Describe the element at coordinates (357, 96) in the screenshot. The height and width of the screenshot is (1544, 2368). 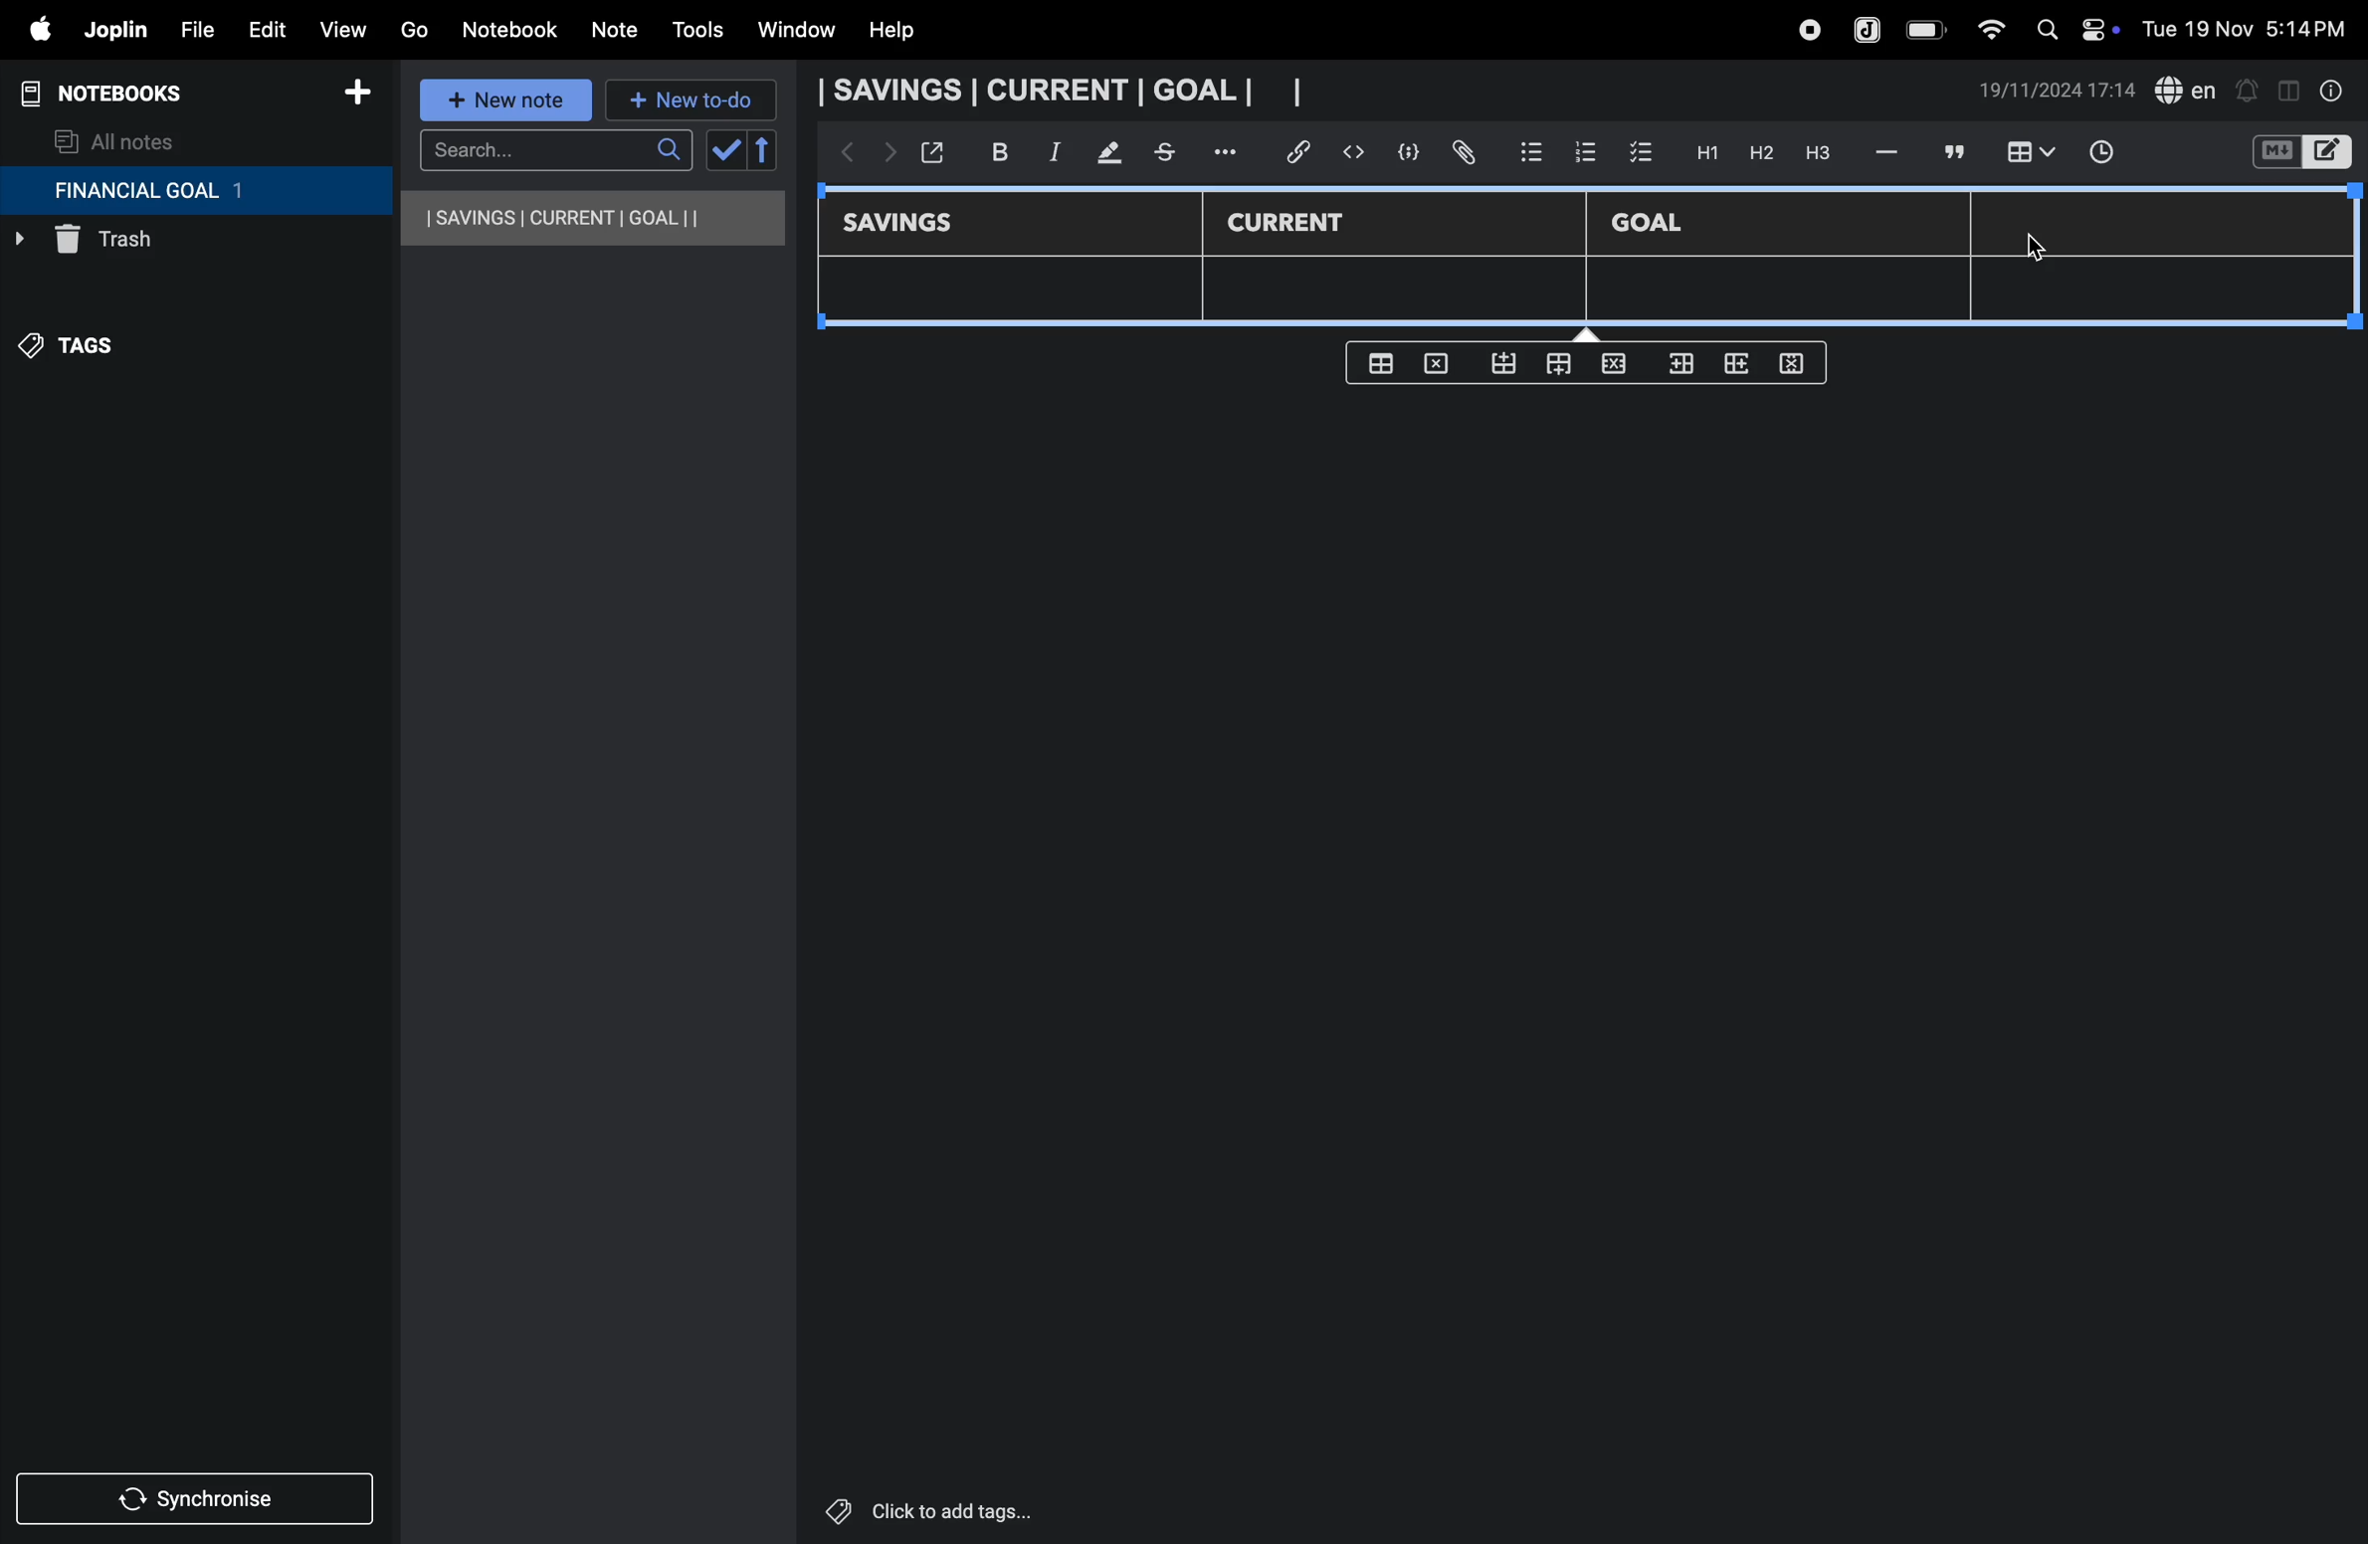
I see `add` at that location.